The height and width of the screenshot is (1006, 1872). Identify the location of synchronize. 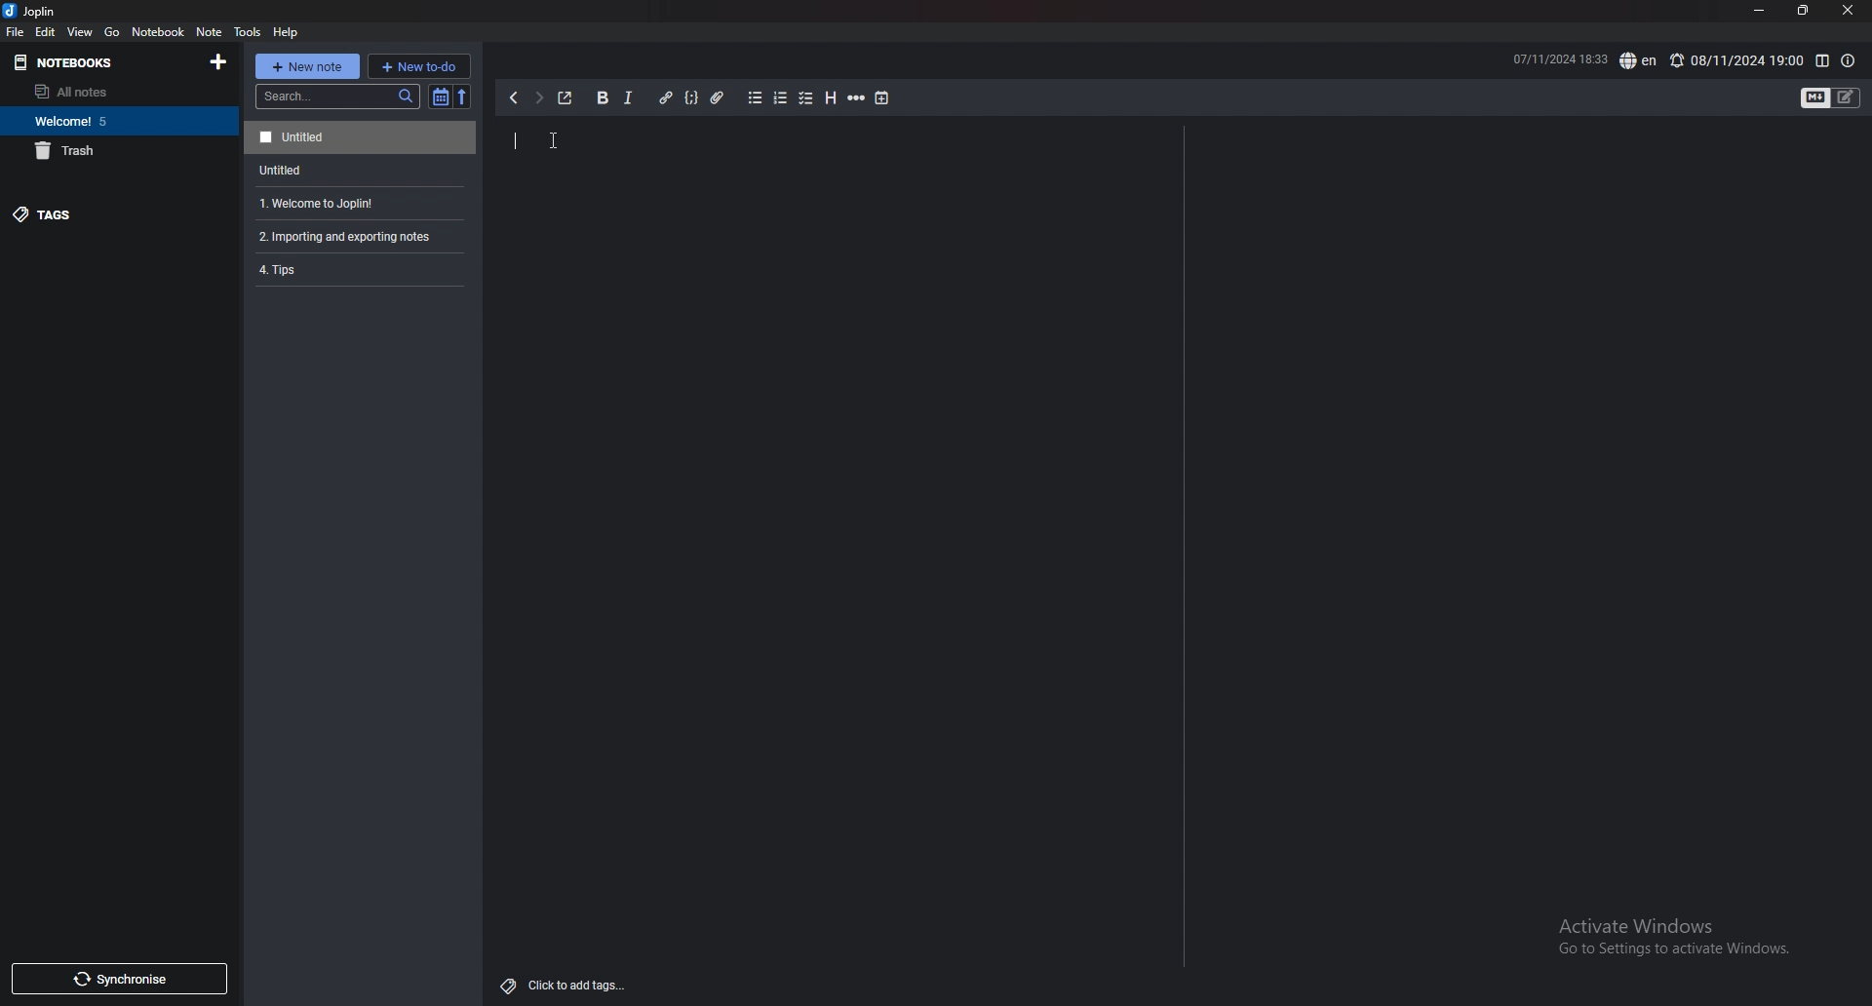
(118, 979).